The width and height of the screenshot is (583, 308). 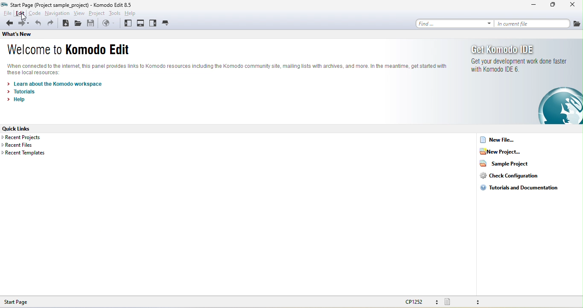 What do you see at coordinates (78, 23) in the screenshot?
I see `open` at bounding box center [78, 23].